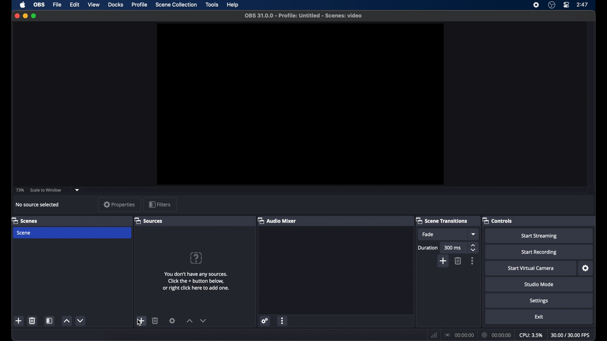  What do you see at coordinates (94, 5) in the screenshot?
I see `view` at bounding box center [94, 5].